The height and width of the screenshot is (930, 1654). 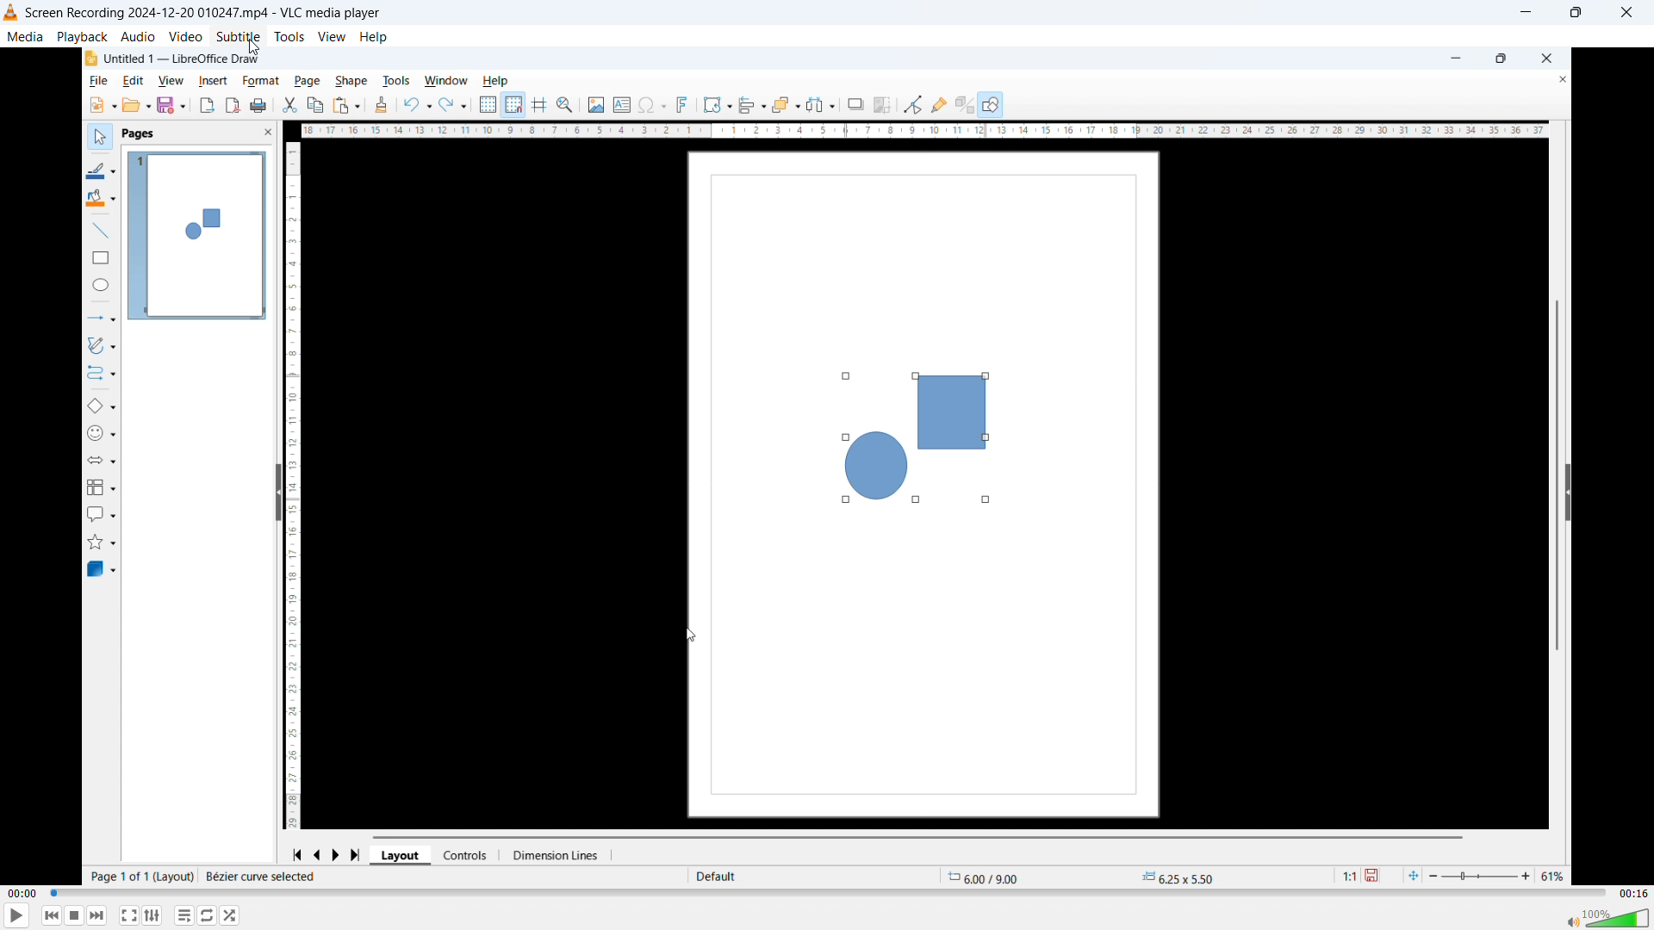 What do you see at coordinates (140, 877) in the screenshot?
I see ` Page 1 of 1 (Layout)` at bounding box center [140, 877].